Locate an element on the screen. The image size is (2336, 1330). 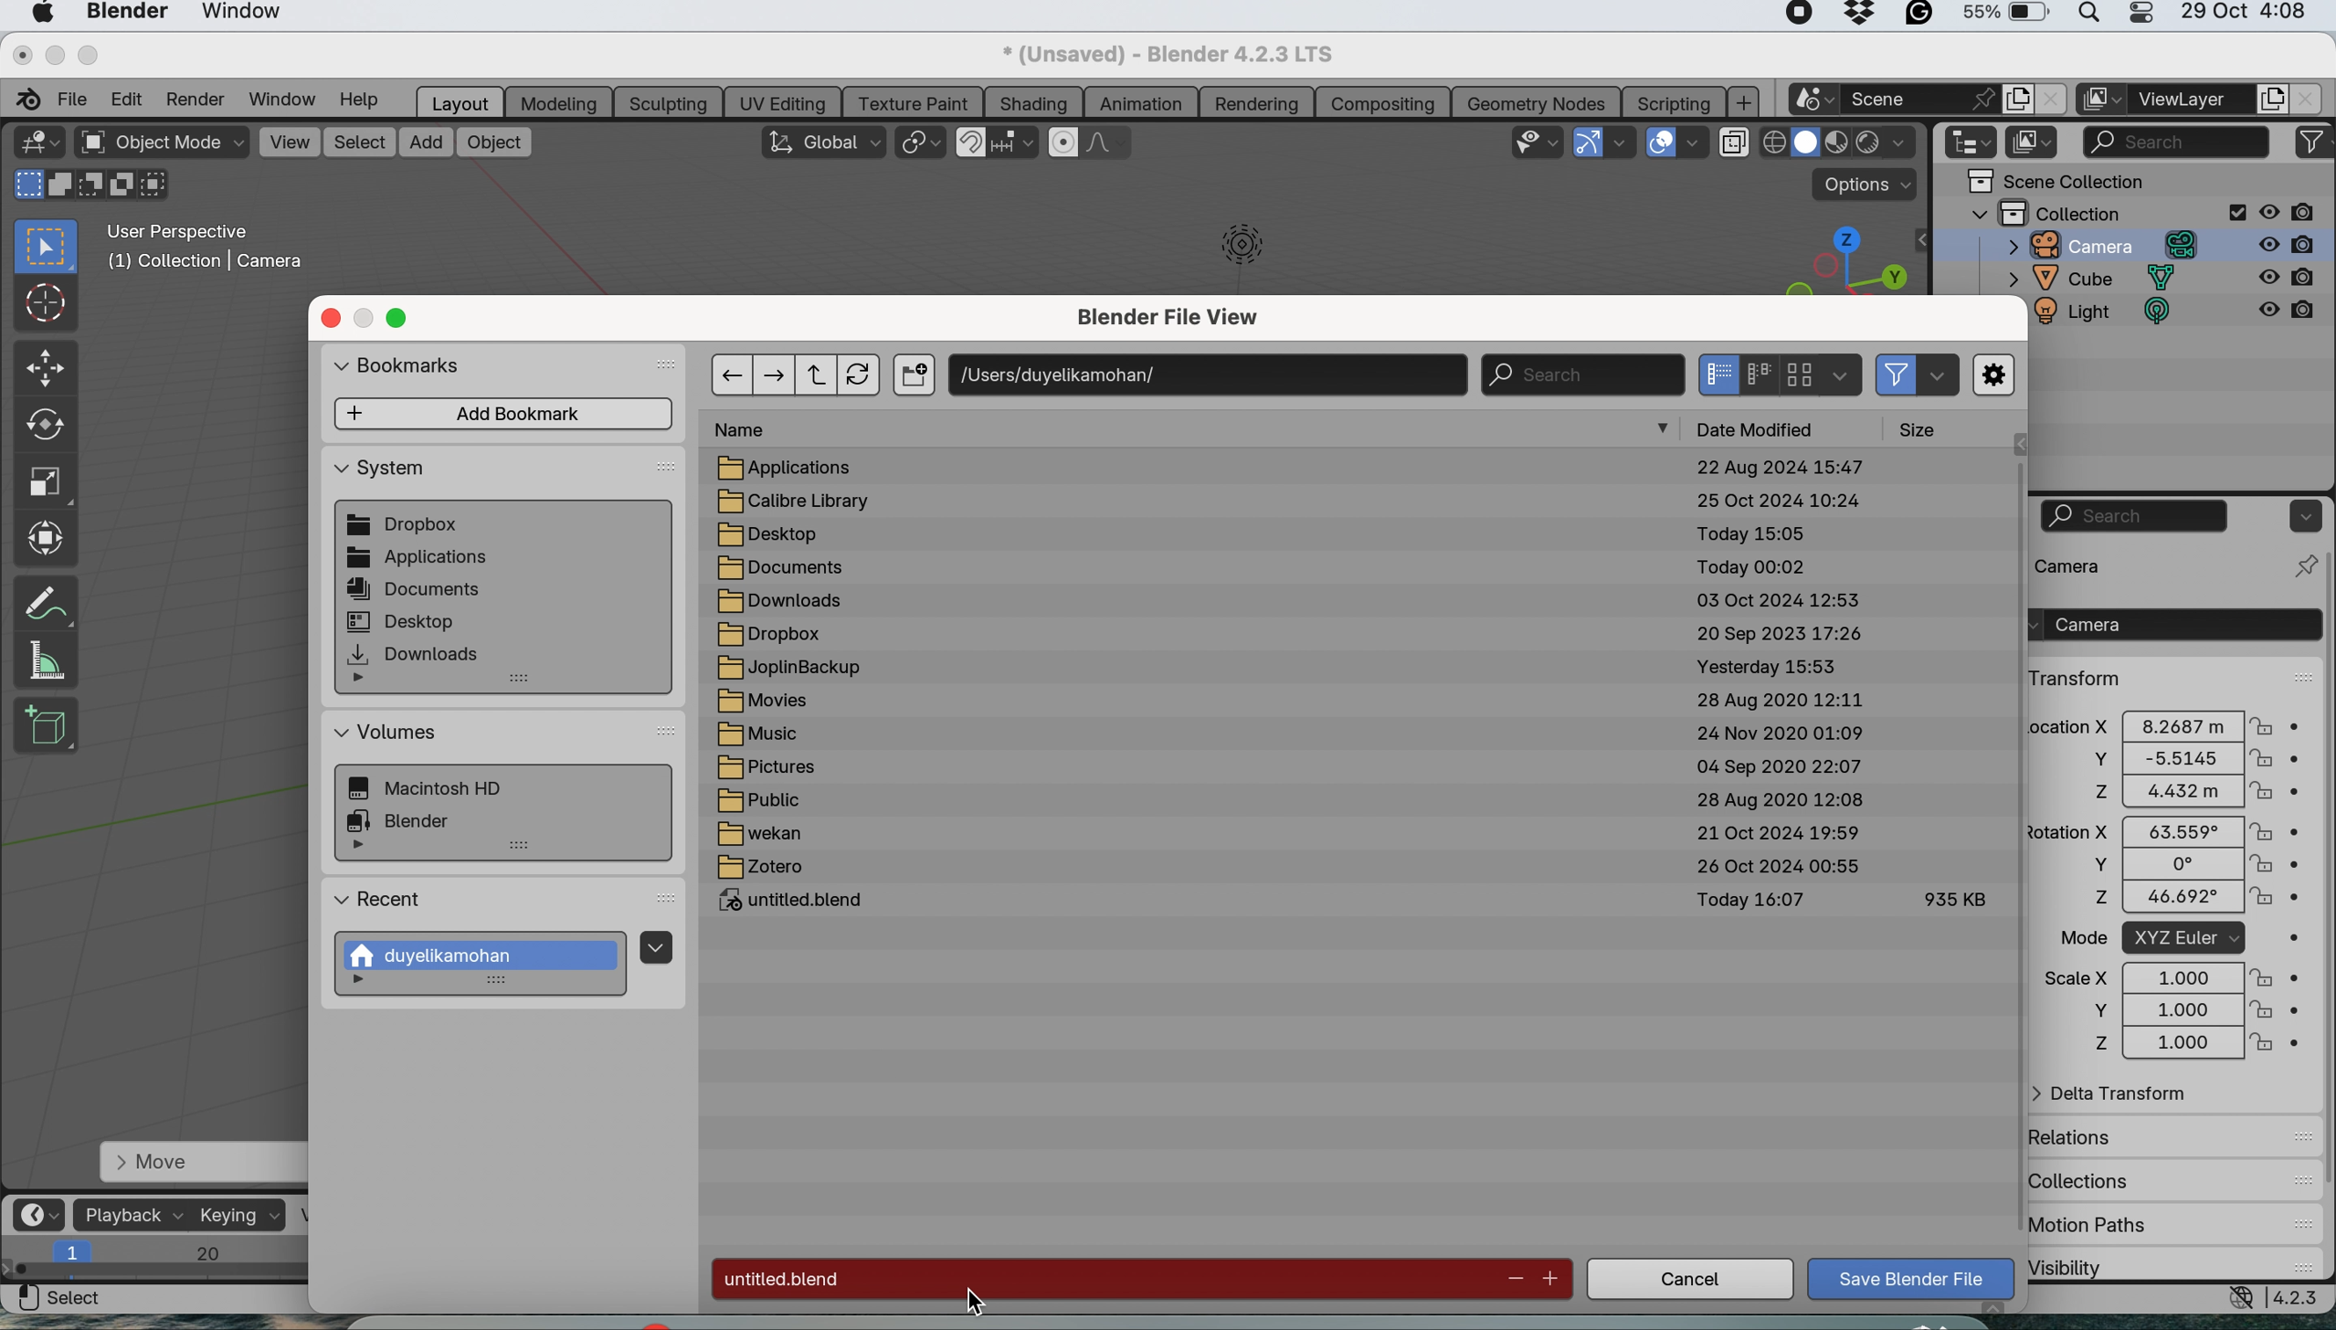
y 0 is located at coordinates (2158, 865).